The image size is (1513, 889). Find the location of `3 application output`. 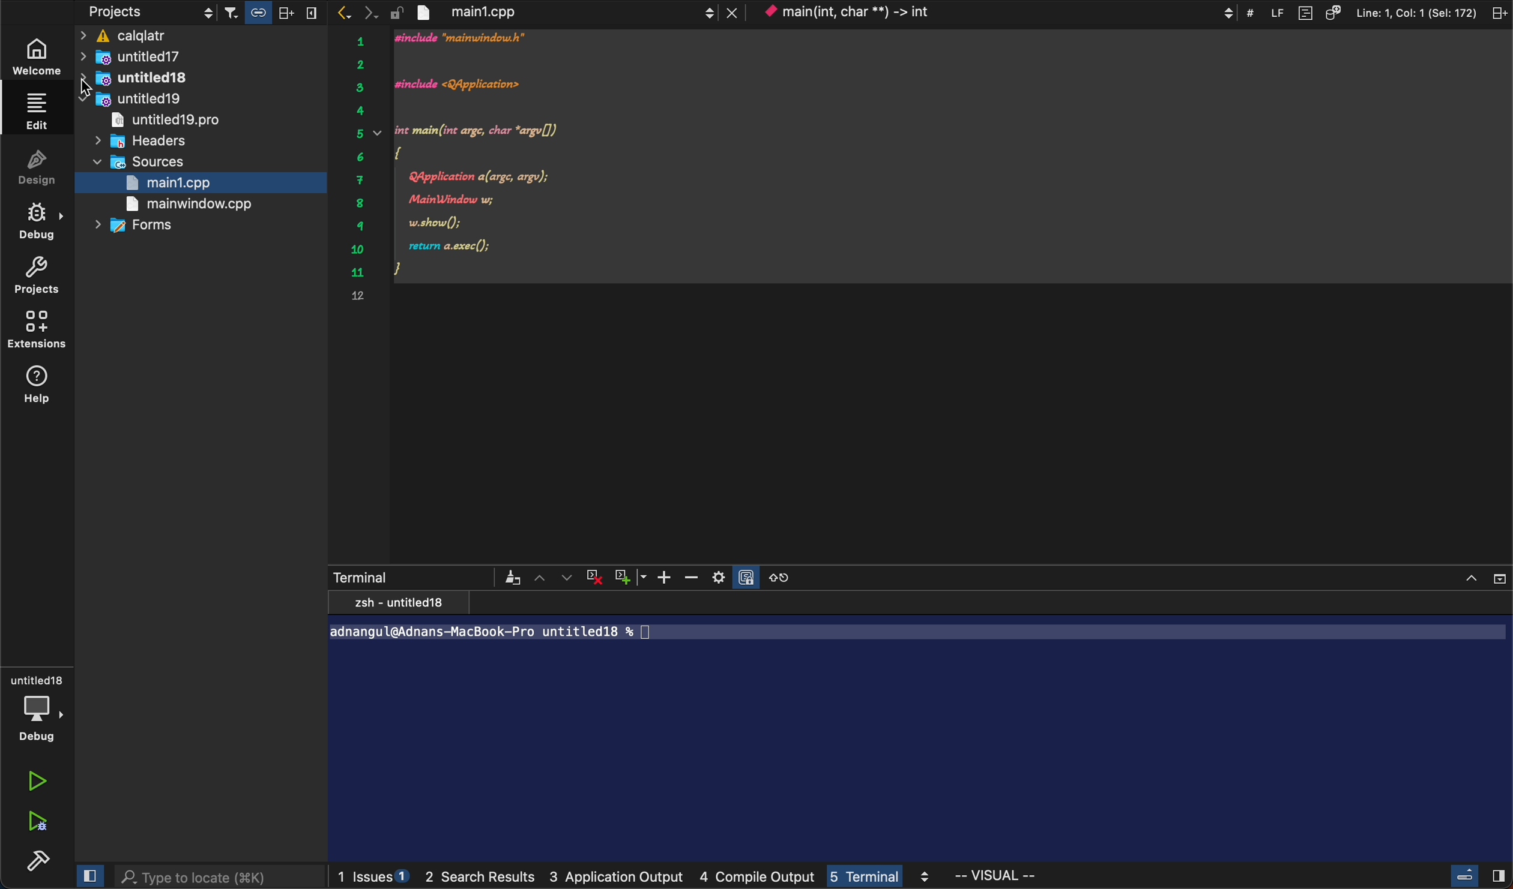

3 application output is located at coordinates (615, 876).